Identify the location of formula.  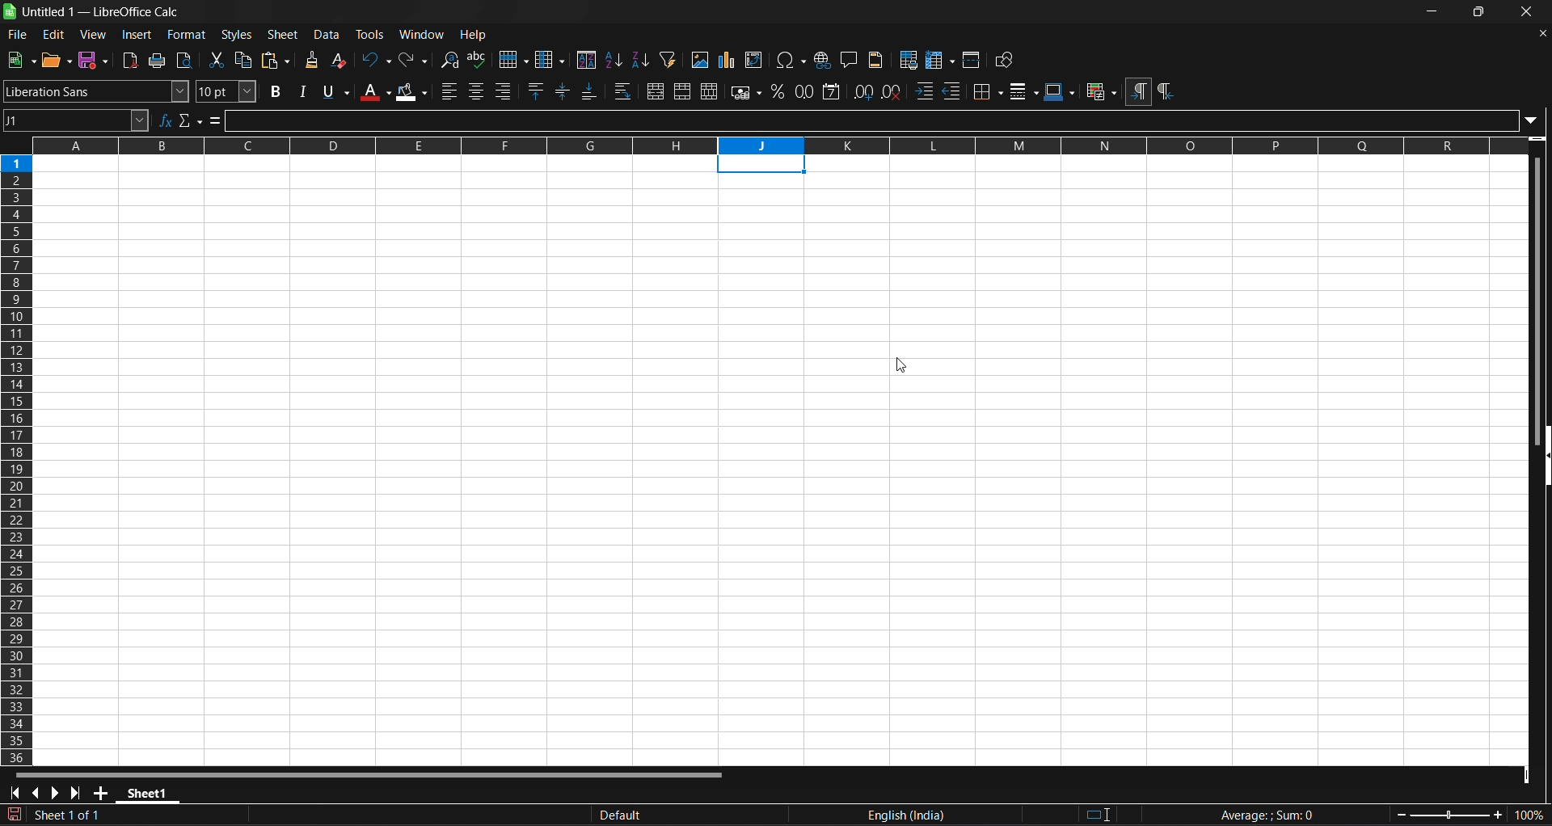
(217, 120).